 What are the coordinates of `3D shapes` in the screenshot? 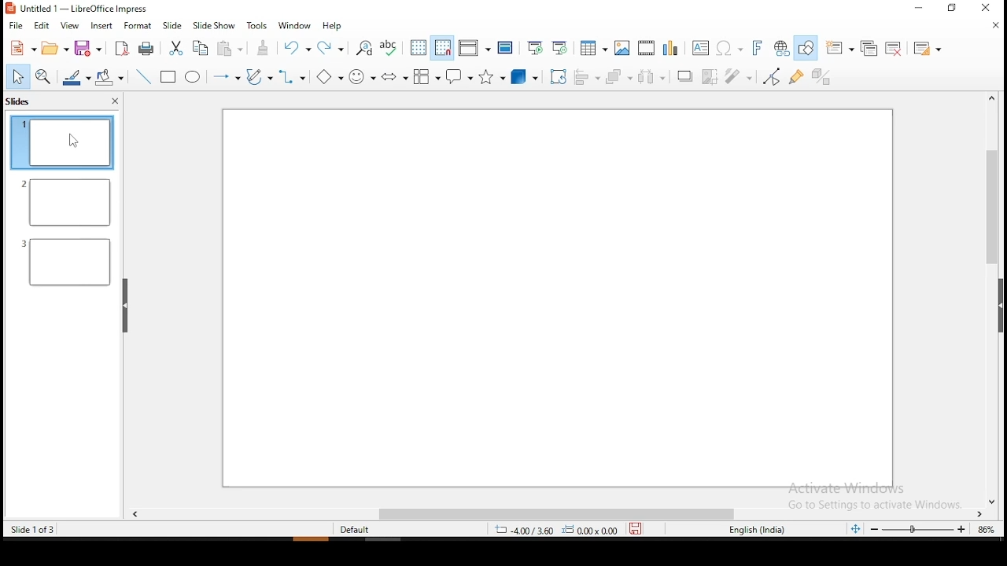 It's located at (528, 76).